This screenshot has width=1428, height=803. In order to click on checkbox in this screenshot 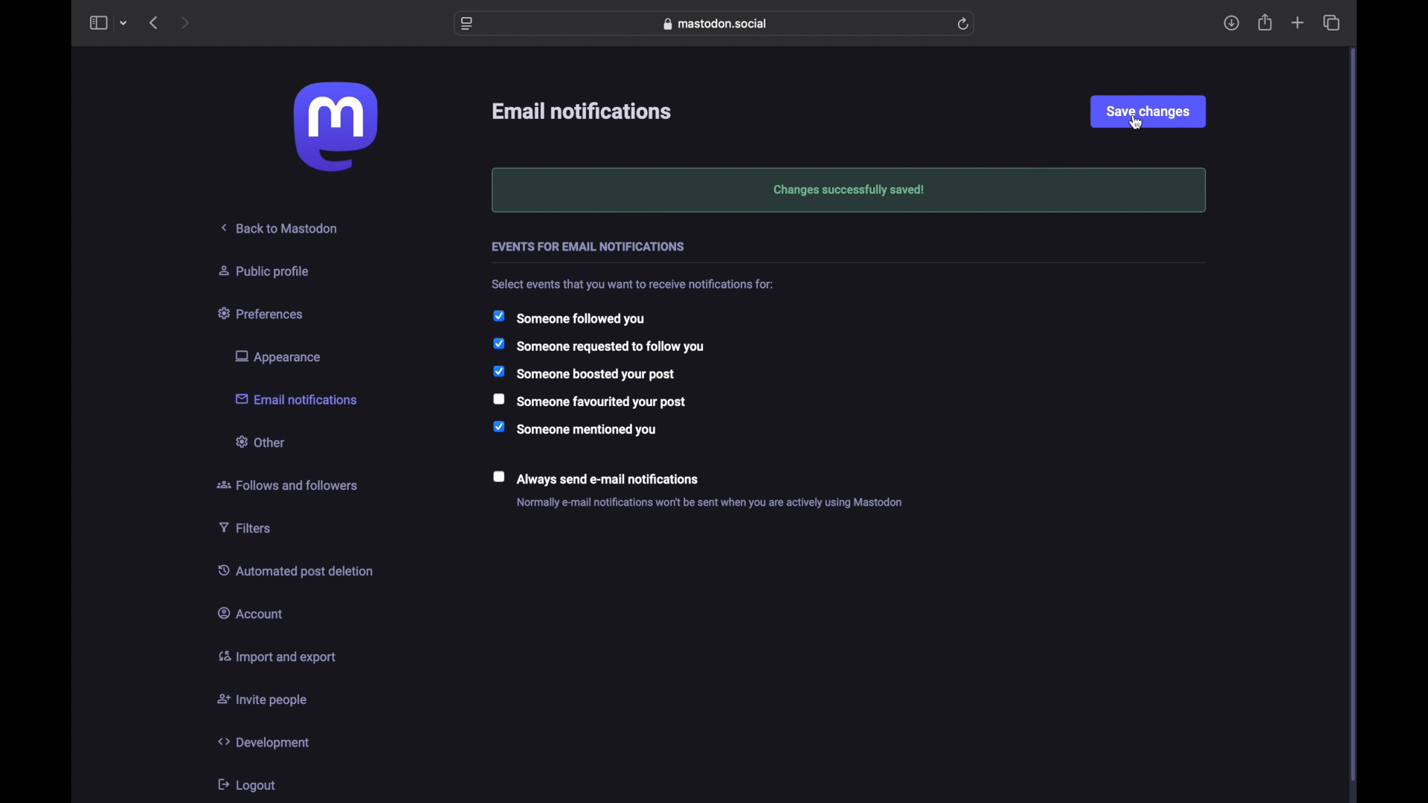, I will do `click(598, 346)`.